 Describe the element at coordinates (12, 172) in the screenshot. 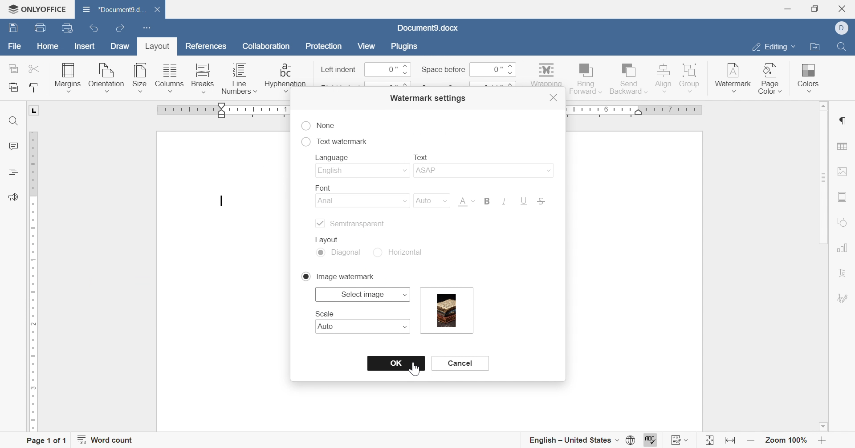

I see `headings` at that location.